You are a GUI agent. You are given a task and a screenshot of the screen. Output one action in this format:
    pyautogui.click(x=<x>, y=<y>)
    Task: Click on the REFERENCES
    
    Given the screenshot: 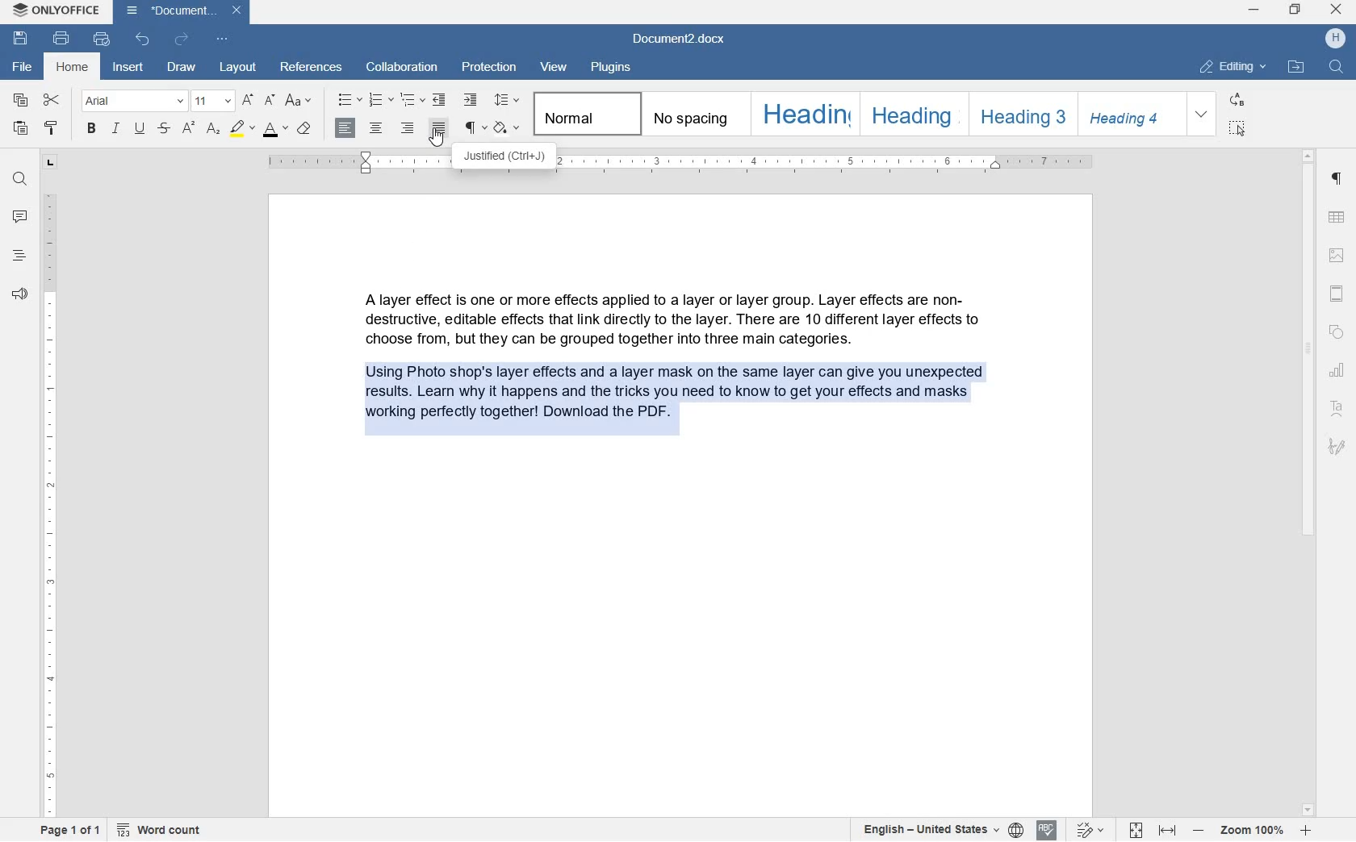 What is the action you would take?
    pyautogui.click(x=312, y=69)
    